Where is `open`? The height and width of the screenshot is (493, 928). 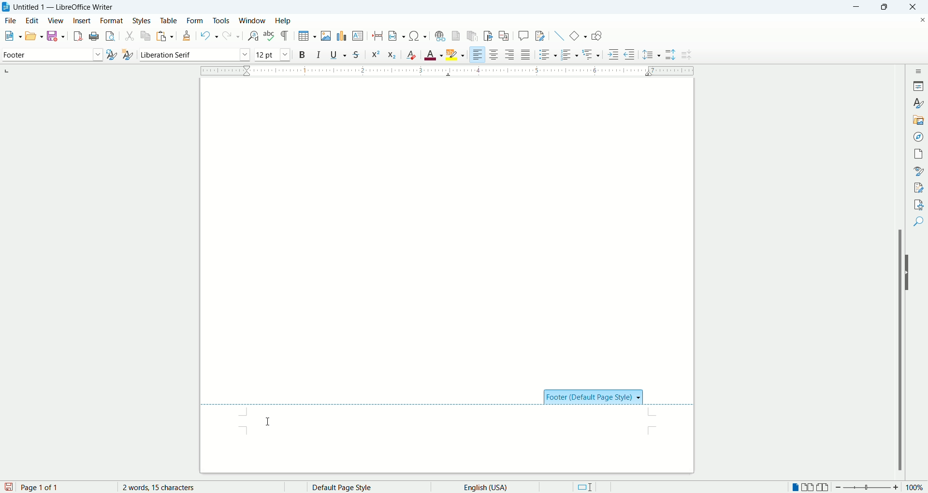
open is located at coordinates (11, 37).